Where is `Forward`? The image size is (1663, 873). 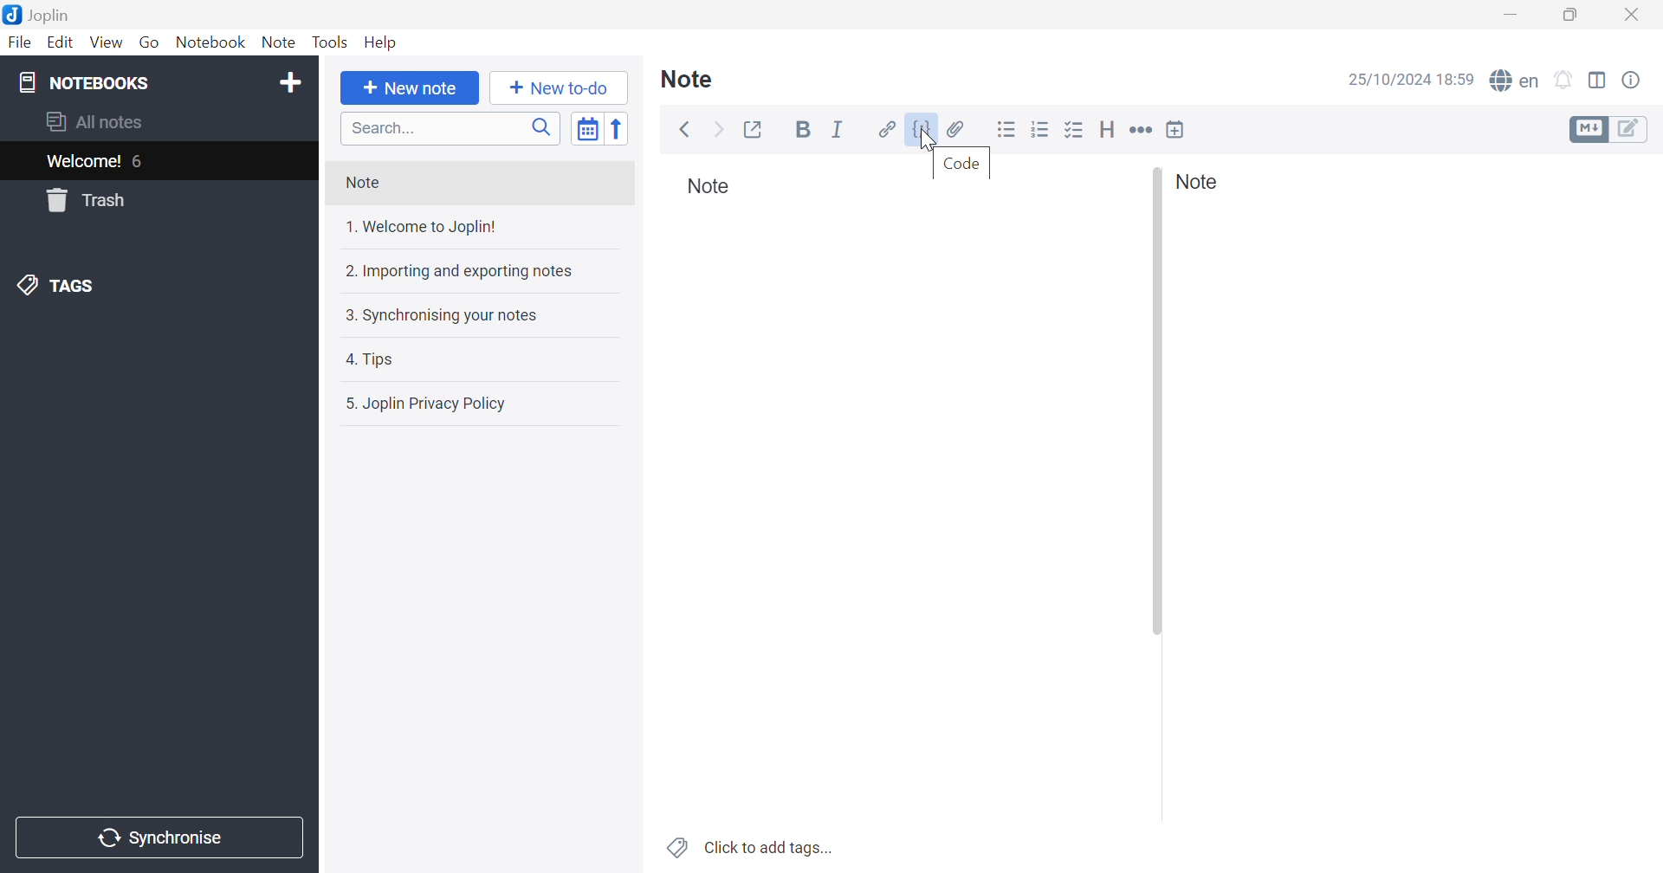 Forward is located at coordinates (716, 130).